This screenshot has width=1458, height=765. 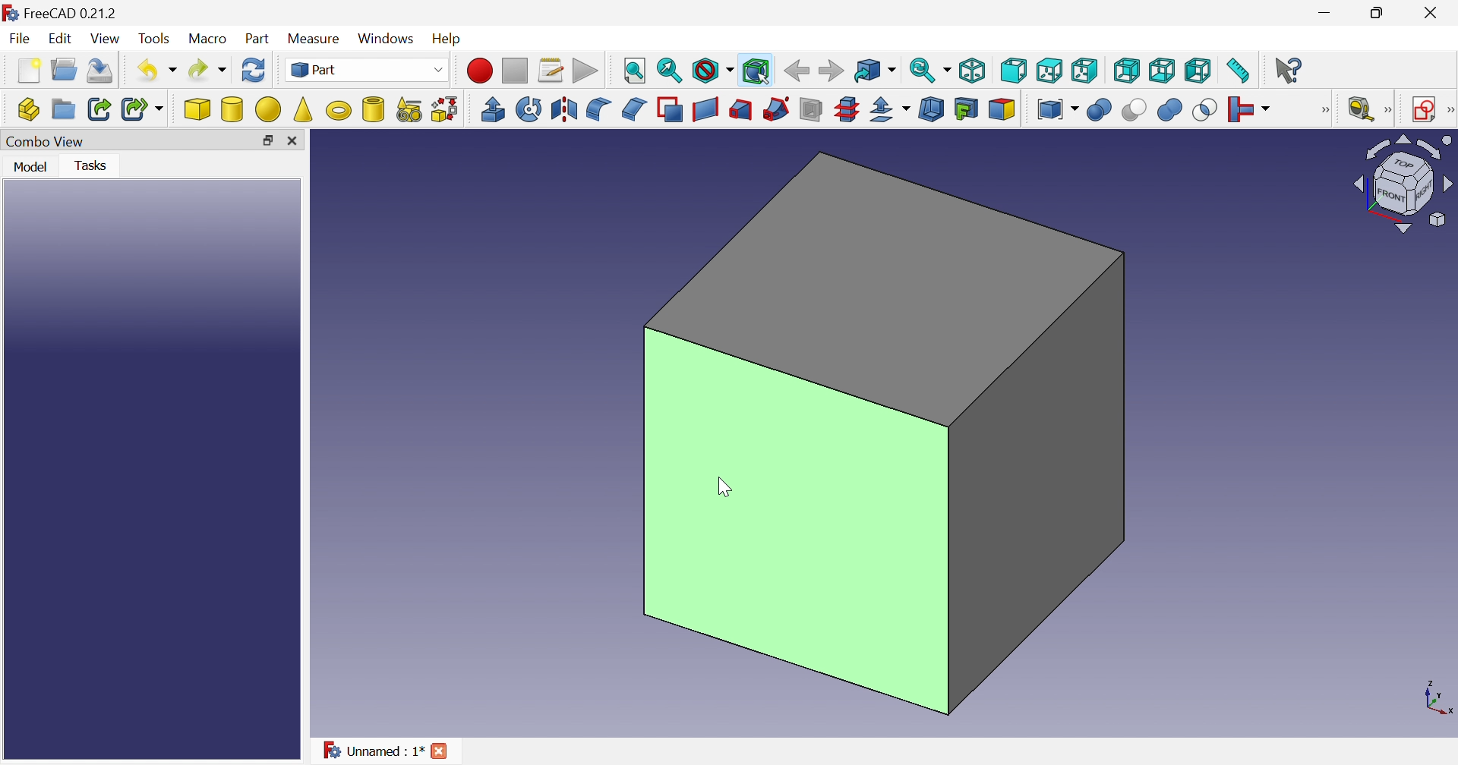 What do you see at coordinates (1424, 110) in the screenshot?
I see `Create sketch` at bounding box center [1424, 110].